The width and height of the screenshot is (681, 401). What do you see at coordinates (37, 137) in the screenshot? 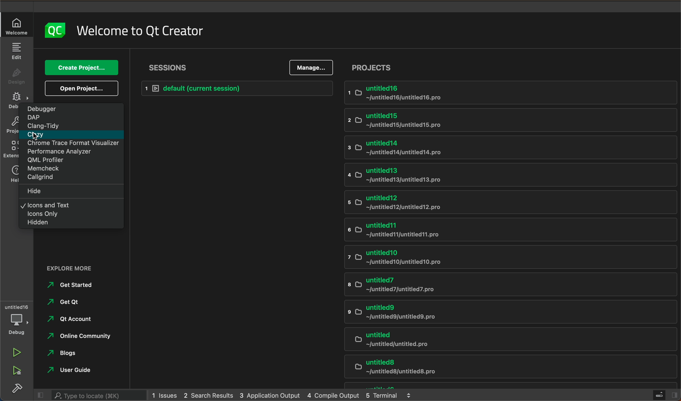
I see `cursor` at bounding box center [37, 137].